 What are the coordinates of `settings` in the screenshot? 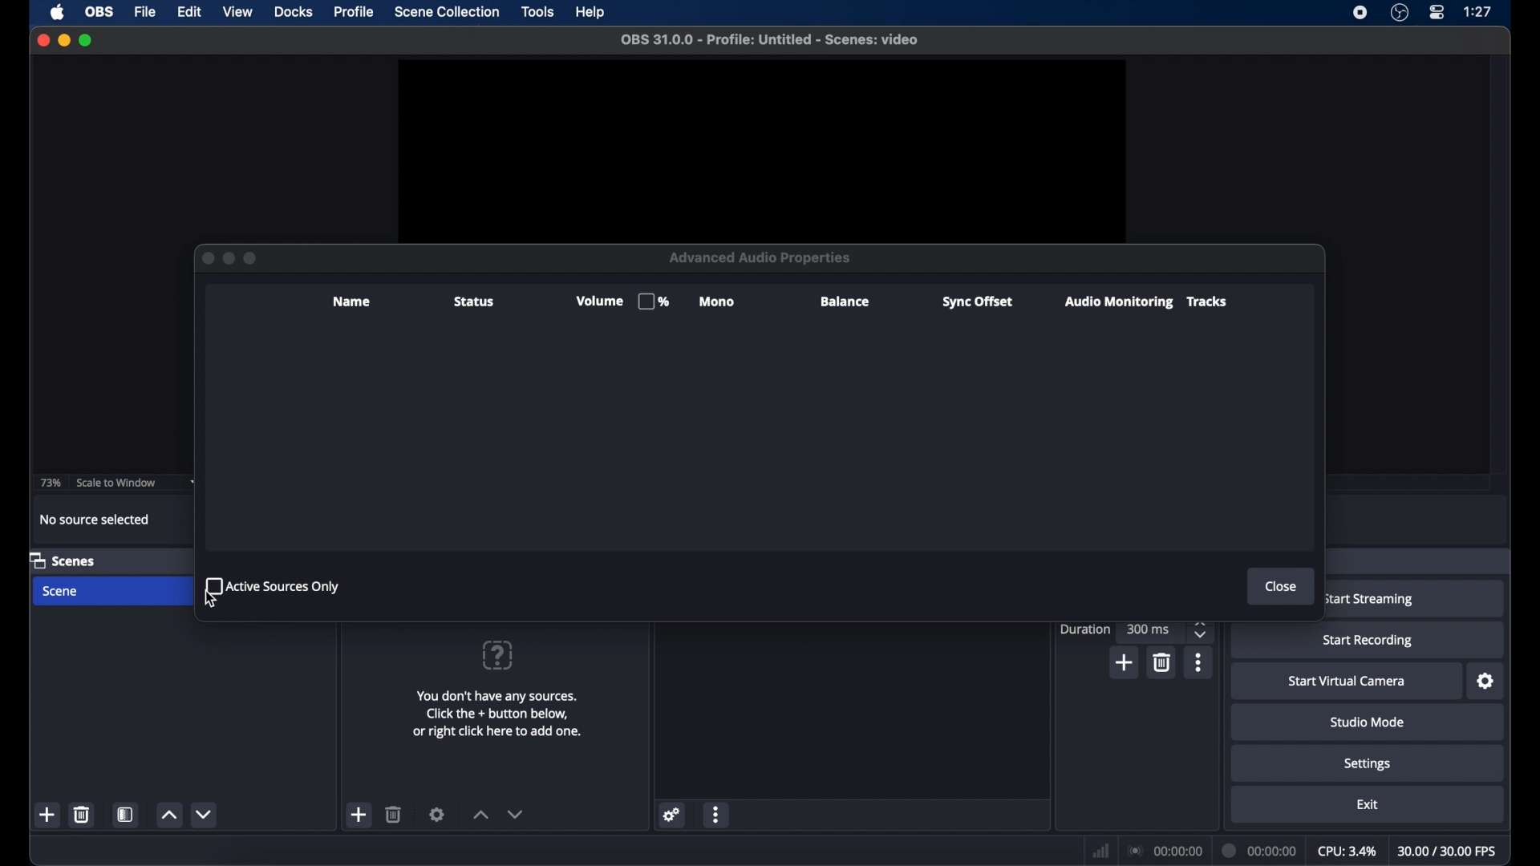 It's located at (673, 814).